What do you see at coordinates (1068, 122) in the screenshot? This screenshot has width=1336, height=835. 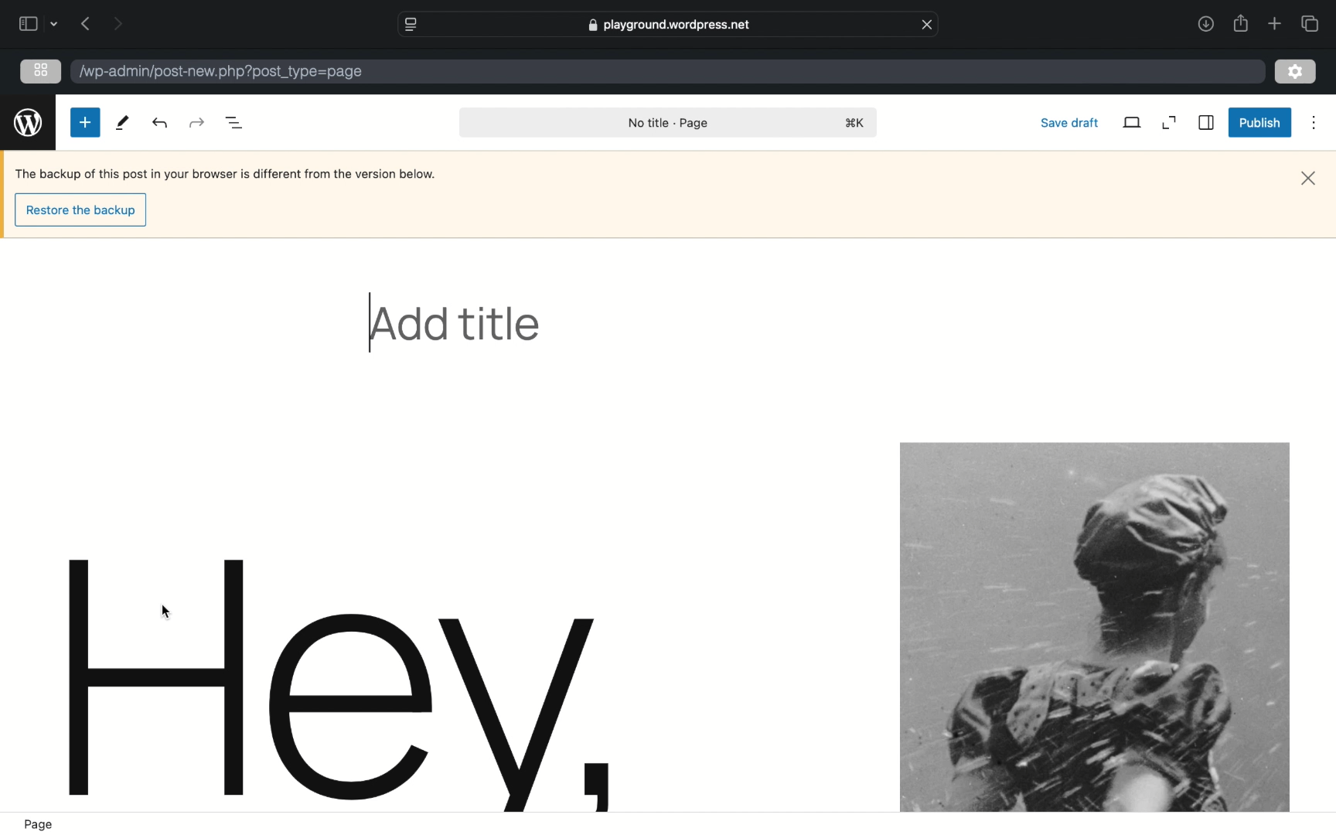 I see `save draft` at bounding box center [1068, 122].